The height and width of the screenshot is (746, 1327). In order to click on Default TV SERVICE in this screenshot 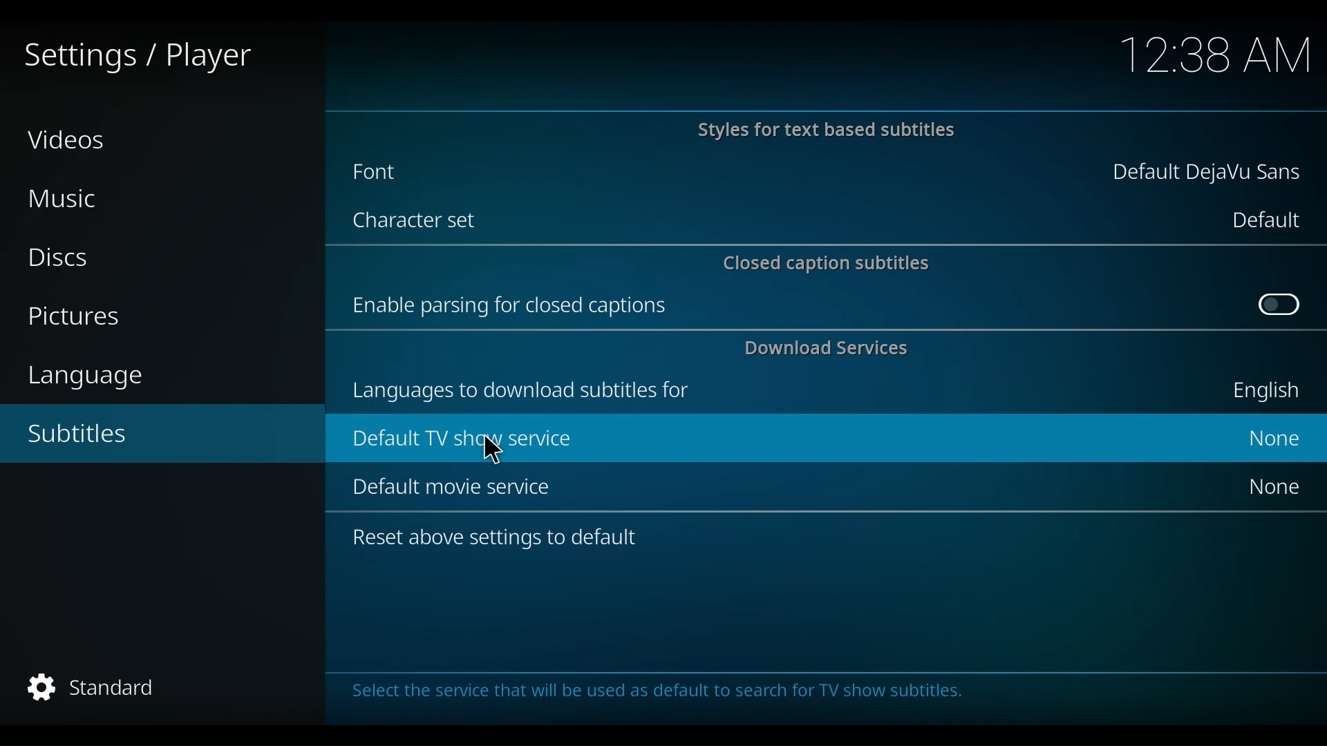, I will do `click(457, 437)`.